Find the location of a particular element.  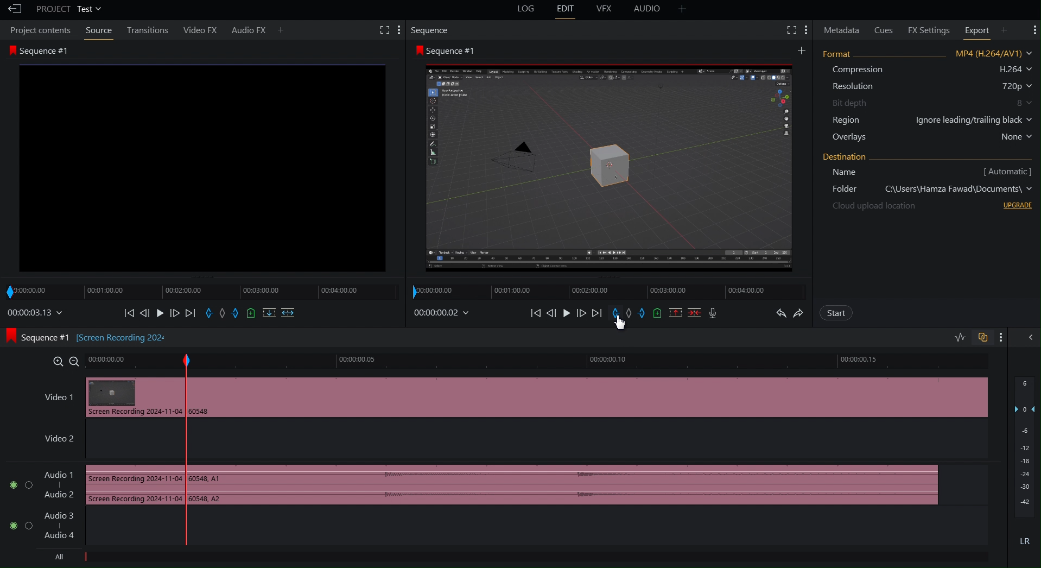

Transitions is located at coordinates (147, 31).